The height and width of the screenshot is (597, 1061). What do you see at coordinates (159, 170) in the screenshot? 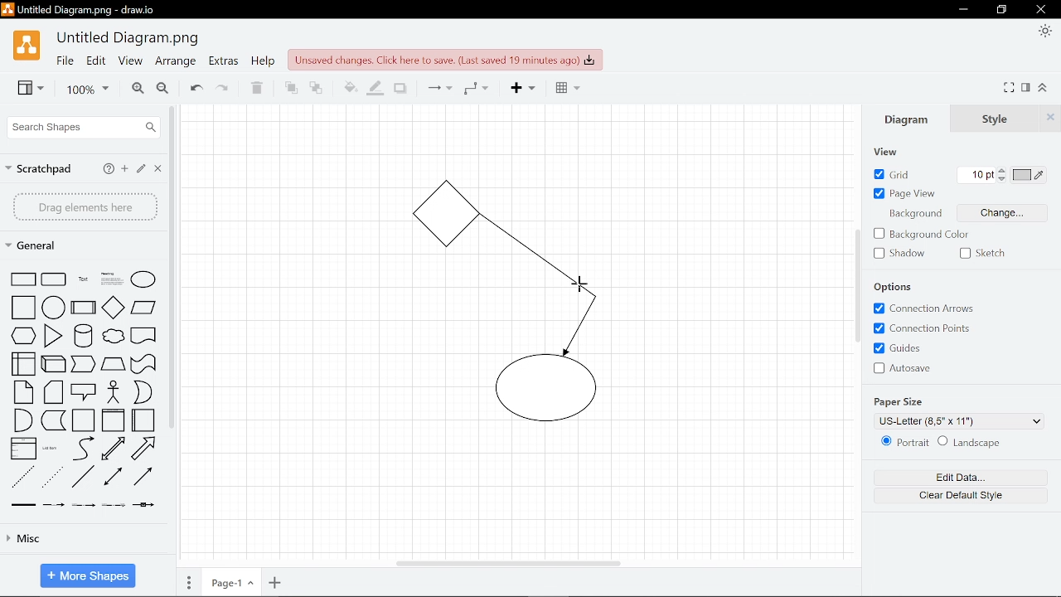
I see `Close` at bounding box center [159, 170].